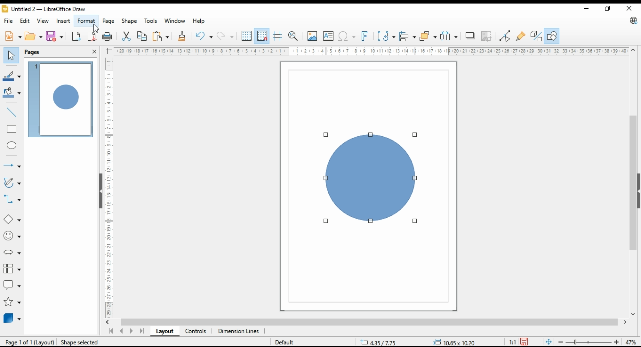  I want to click on Page 1 of 1 (layout), so click(30, 343).